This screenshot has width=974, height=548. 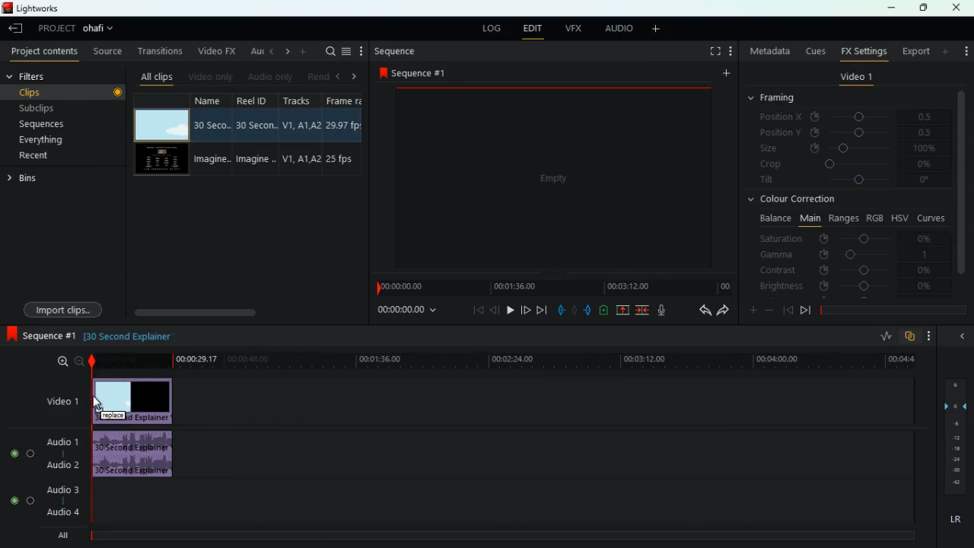 What do you see at coordinates (133, 336) in the screenshot?
I see `explanation` at bounding box center [133, 336].